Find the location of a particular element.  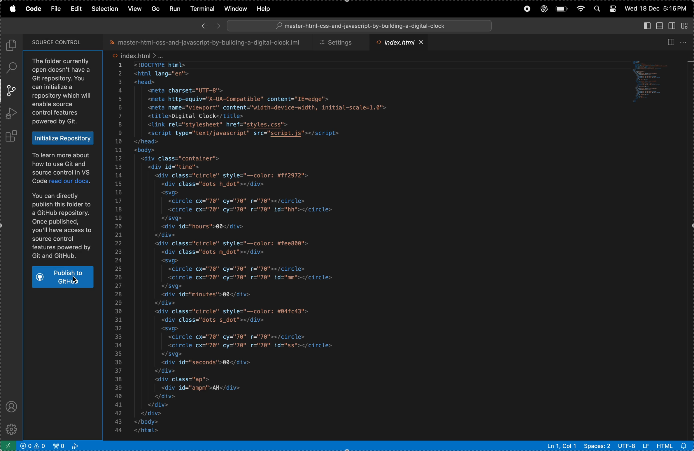

</svg> is located at coordinates (176, 219).